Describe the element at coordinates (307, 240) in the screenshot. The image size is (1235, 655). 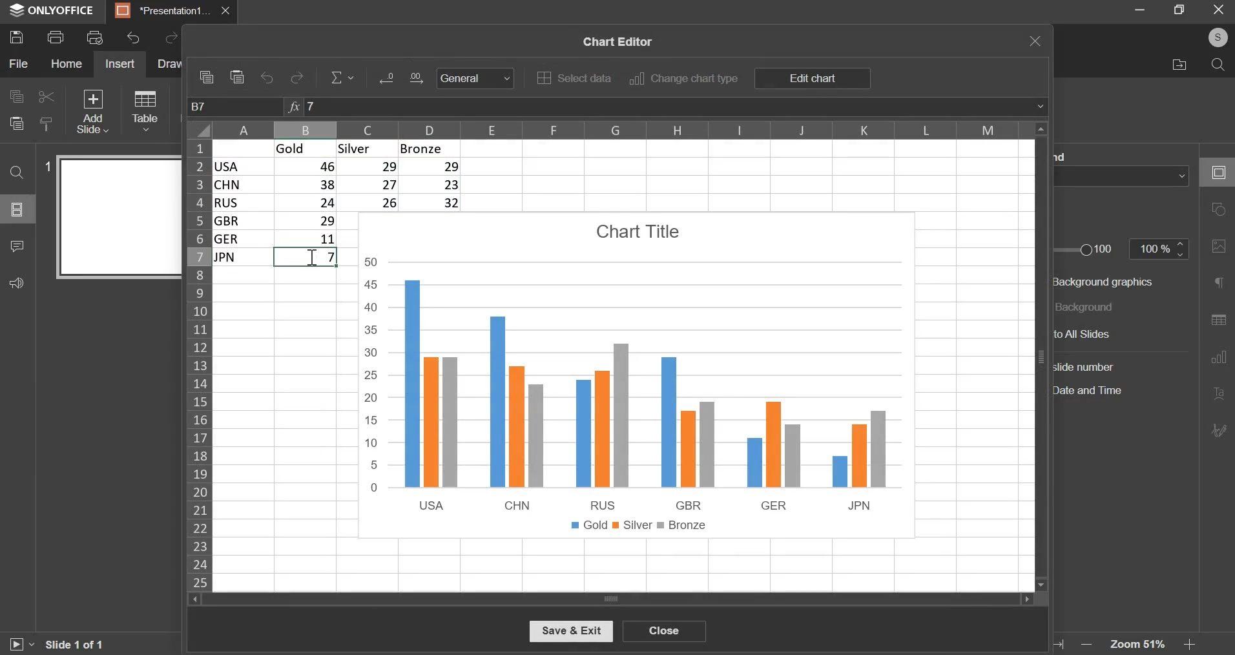
I see `11` at that location.